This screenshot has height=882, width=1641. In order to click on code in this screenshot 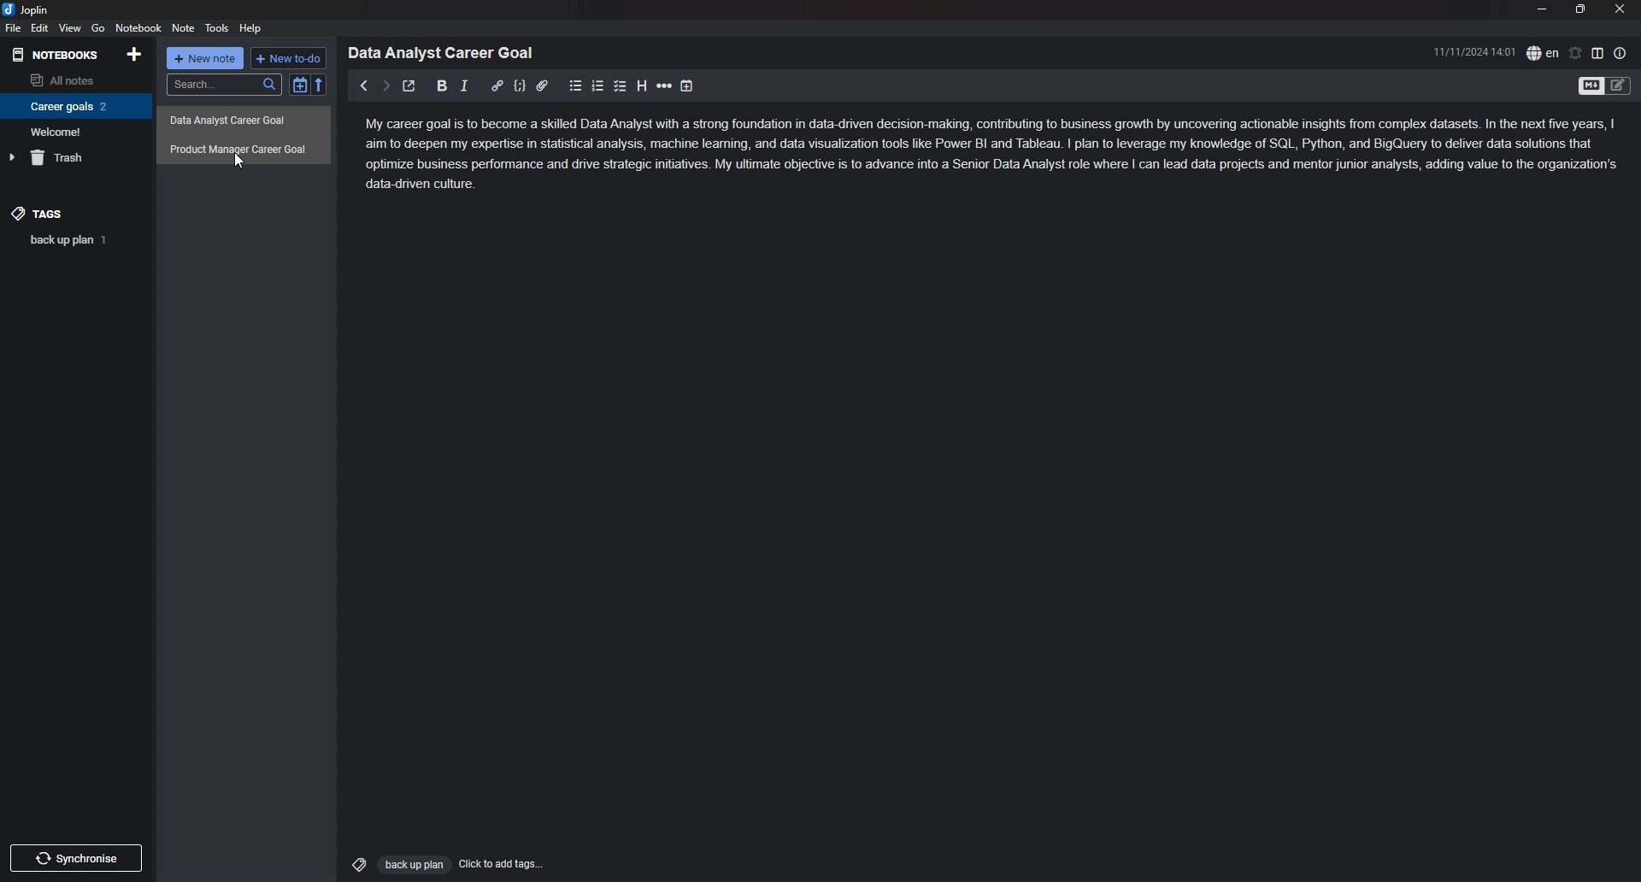, I will do `click(520, 86)`.